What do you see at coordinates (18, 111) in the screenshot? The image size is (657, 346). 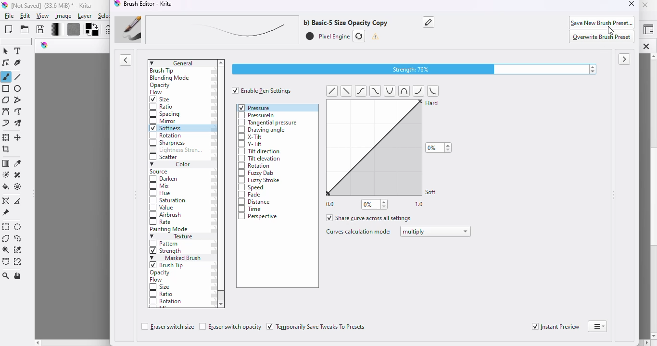 I see `freehand path tool` at bounding box center [18, 111].